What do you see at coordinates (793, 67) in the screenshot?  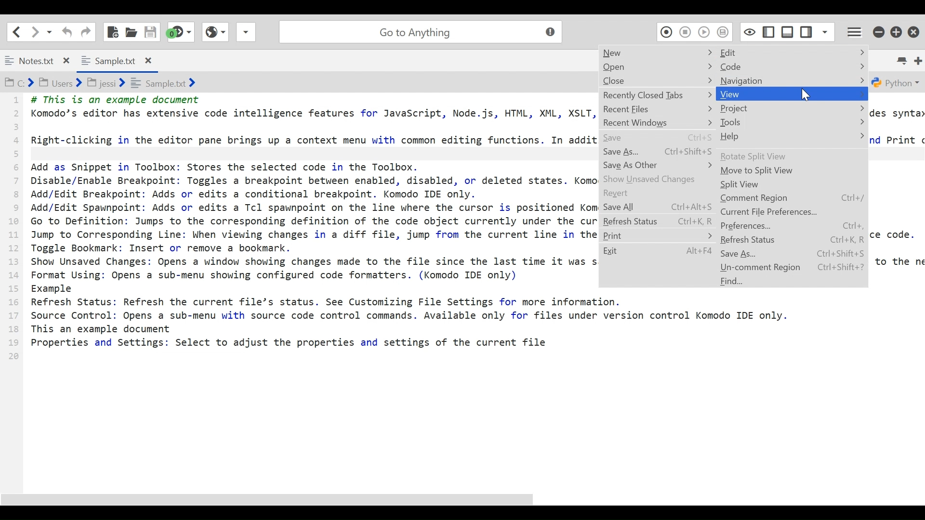 I see `Code` at bounding box center [793, 67].